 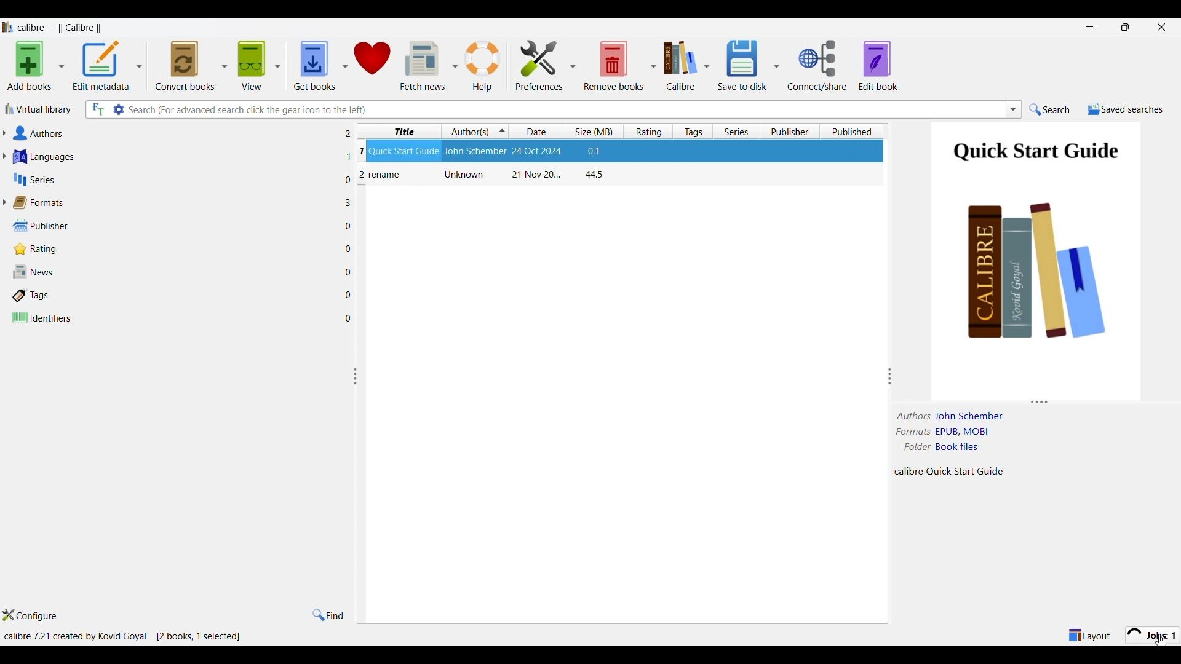 I want to click on Add book options, so click(x=61, y=66).